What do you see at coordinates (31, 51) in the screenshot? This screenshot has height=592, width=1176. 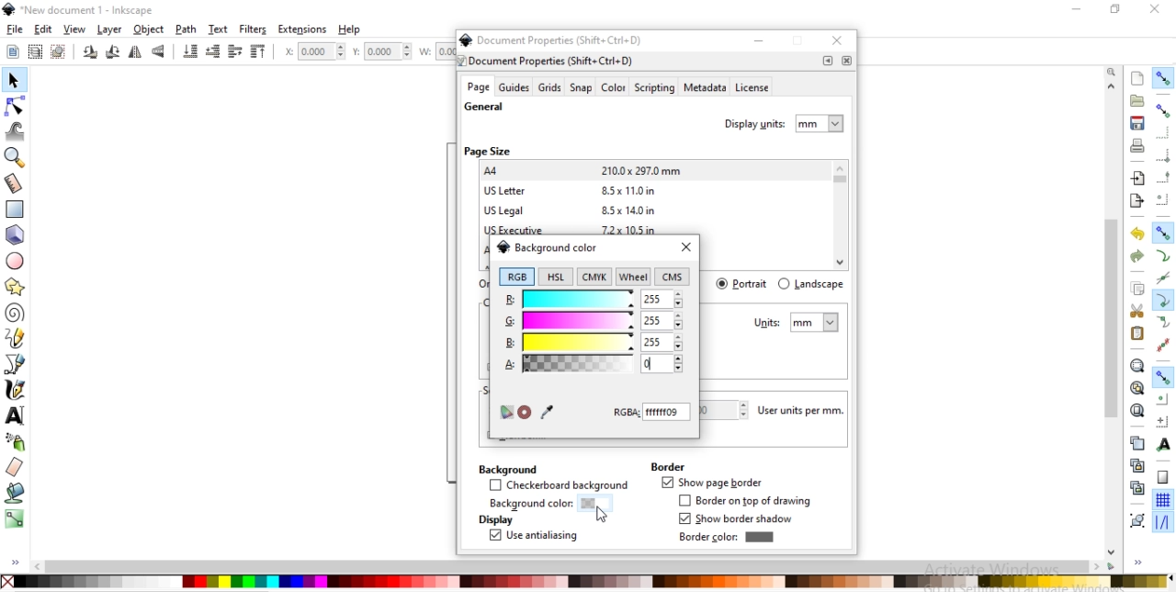 I see `select all objects in all visible and unlocked layer` at bounding box center [31, 51].